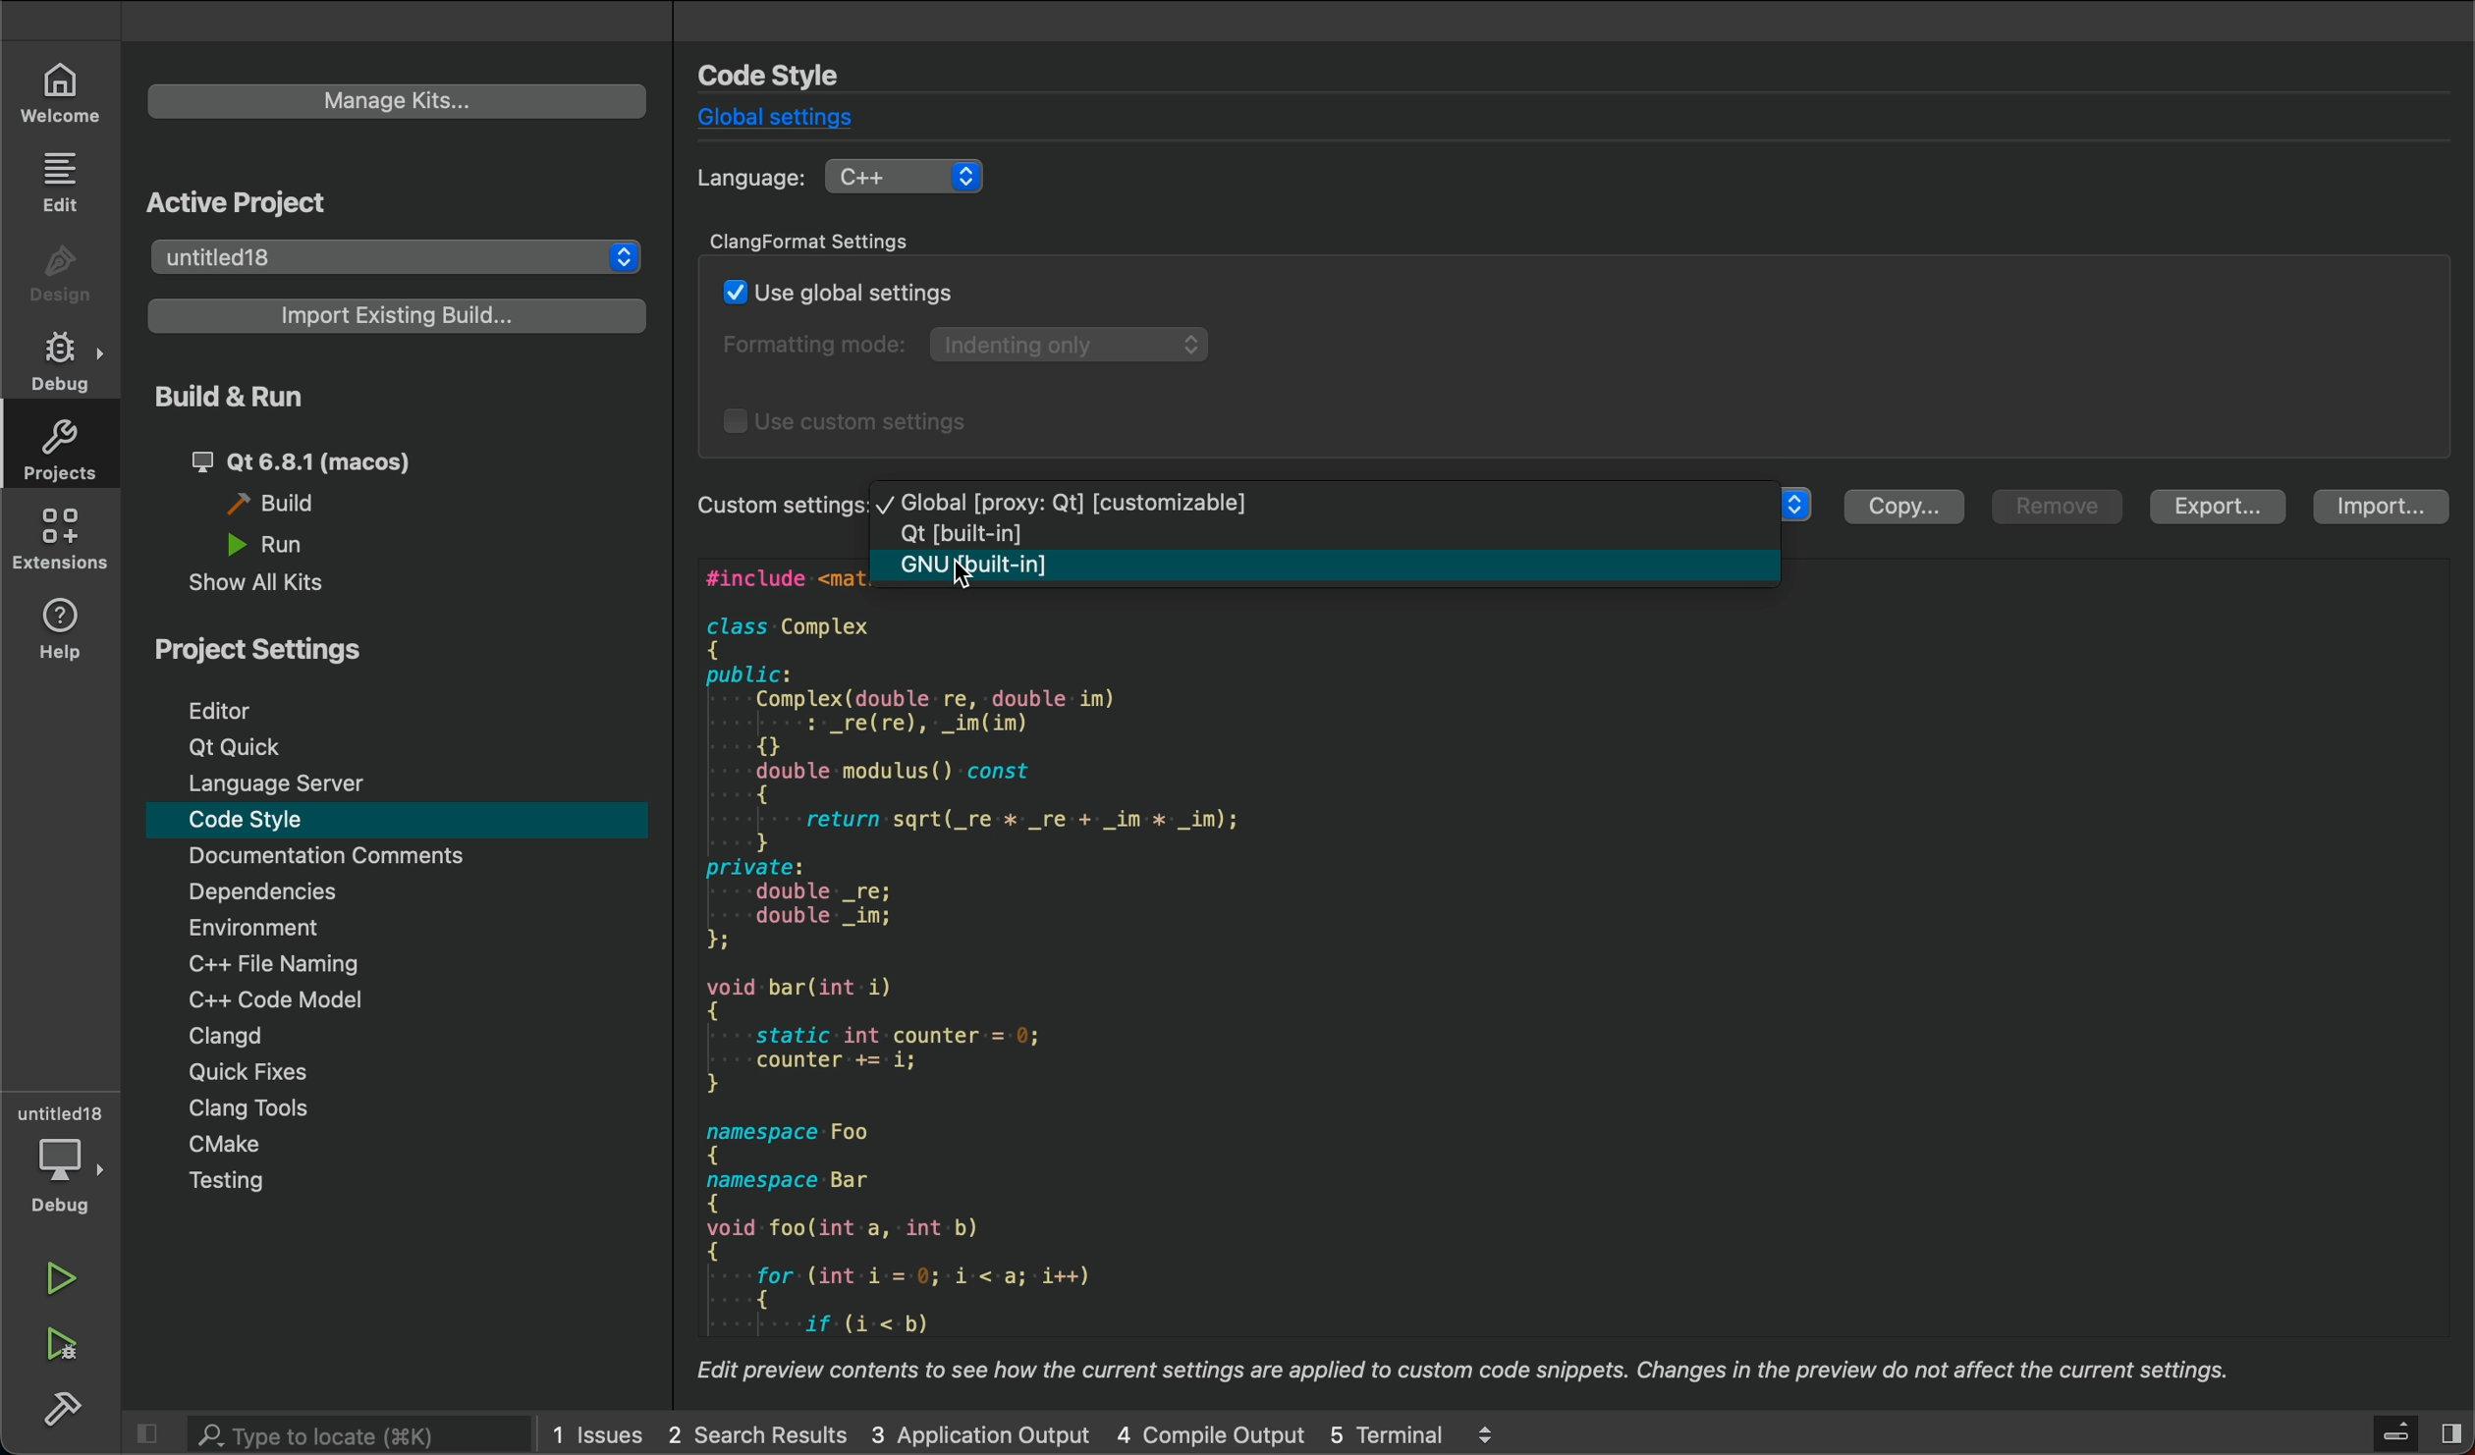 The height and width of the screenshot is (1455, 2475). I want to click on export, so click(2216, 506).